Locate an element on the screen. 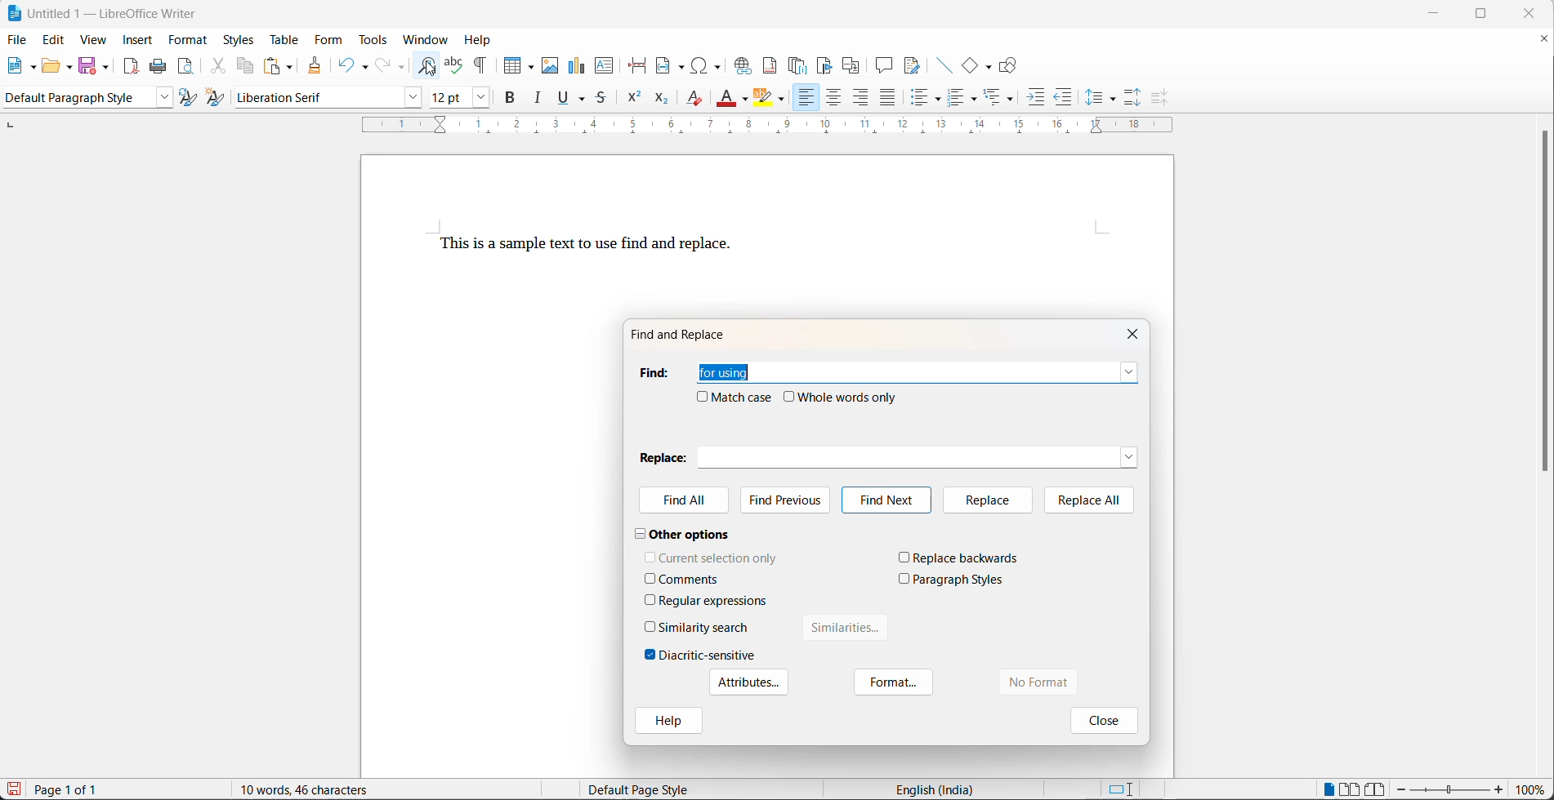 The image size is (1554, 800). increase paragraph spacing is located at coordinates (1133, 96).